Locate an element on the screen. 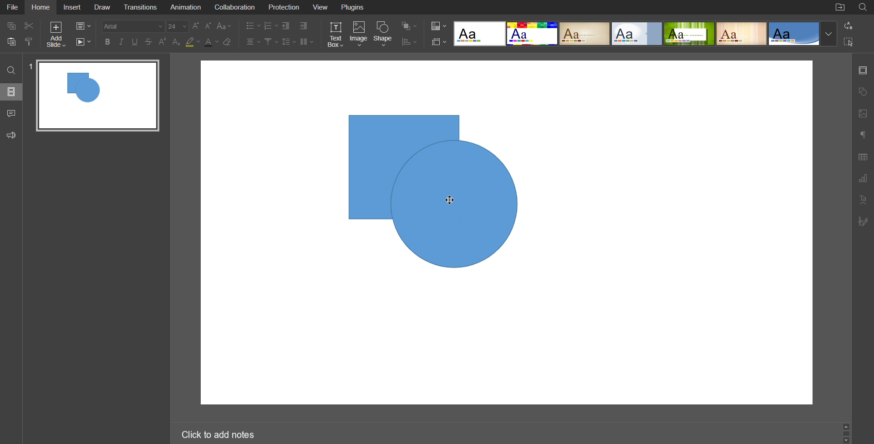 This screenshot has height=444, width=874. Copy Style is located at coordinates (29, 42).